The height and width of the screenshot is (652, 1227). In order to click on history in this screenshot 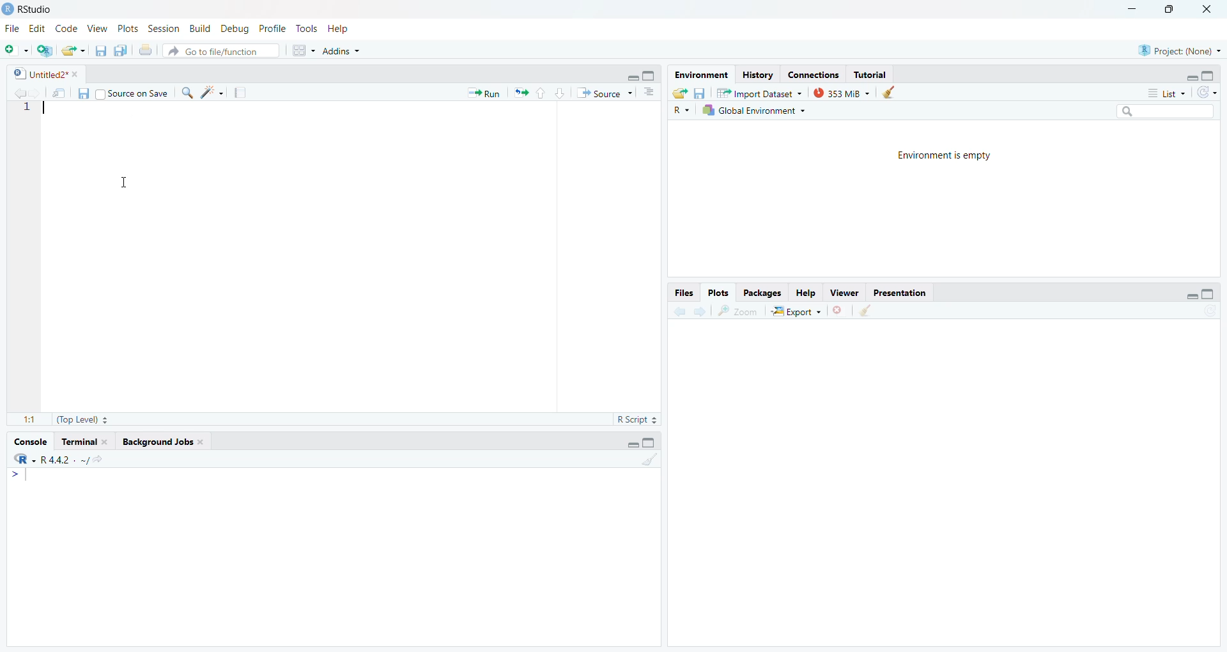, I will do `click(758, 74)`.